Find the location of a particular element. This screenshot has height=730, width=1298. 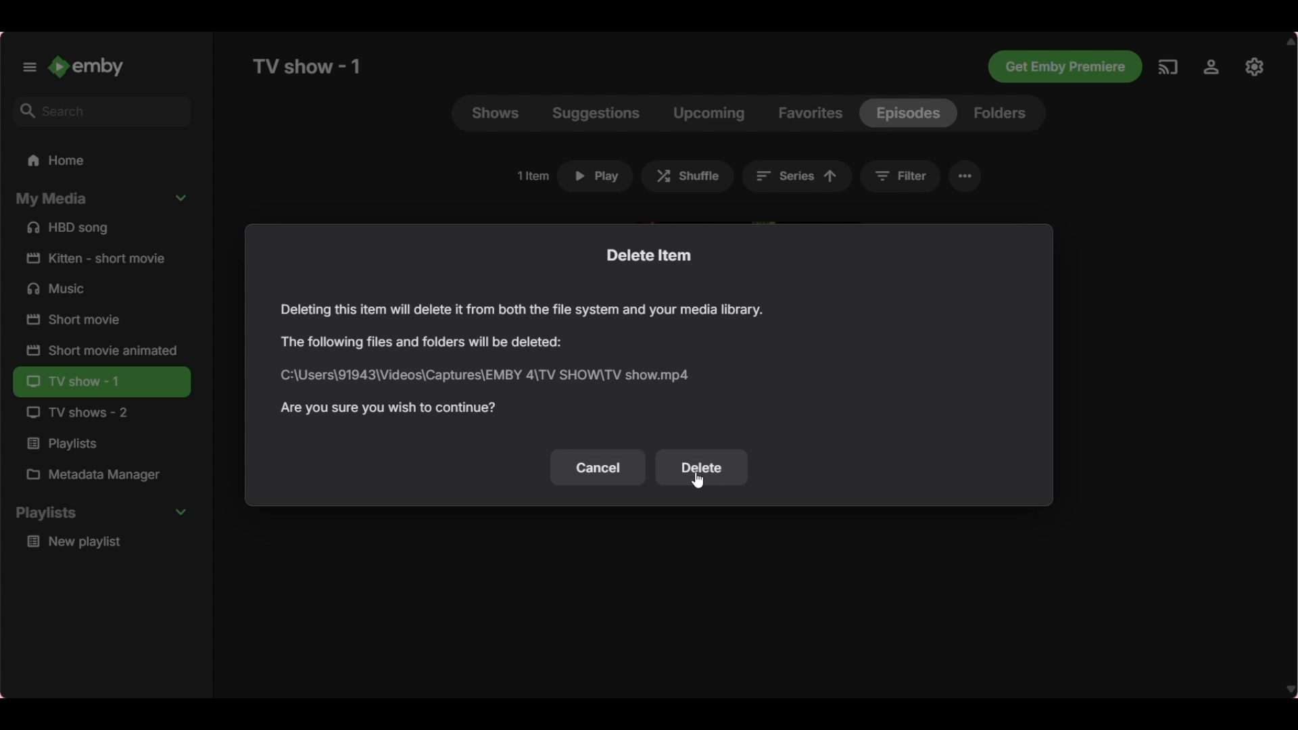

Collapse My media is located at coordinates (101, 199).